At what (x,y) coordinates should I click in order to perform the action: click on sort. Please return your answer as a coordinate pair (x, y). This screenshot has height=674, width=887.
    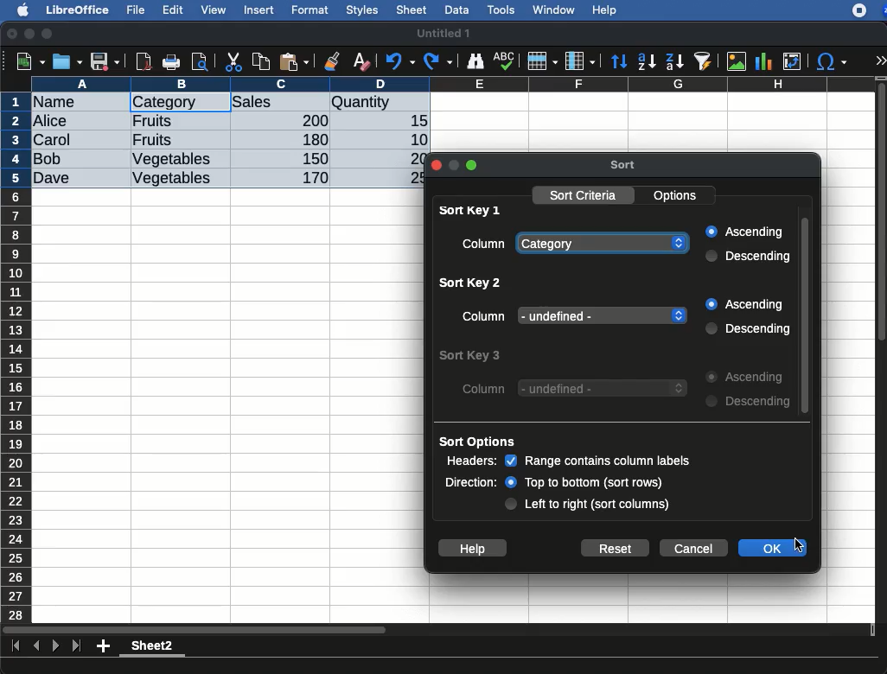
    Looking at the image, I should click on (625, 164).